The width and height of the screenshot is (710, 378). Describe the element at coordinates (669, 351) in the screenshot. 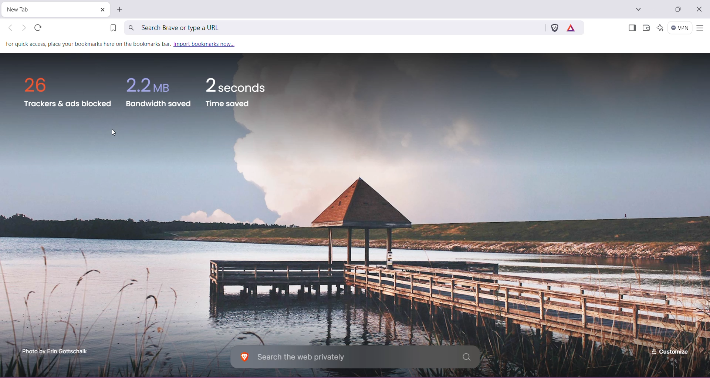

I see `Customize` at that location.